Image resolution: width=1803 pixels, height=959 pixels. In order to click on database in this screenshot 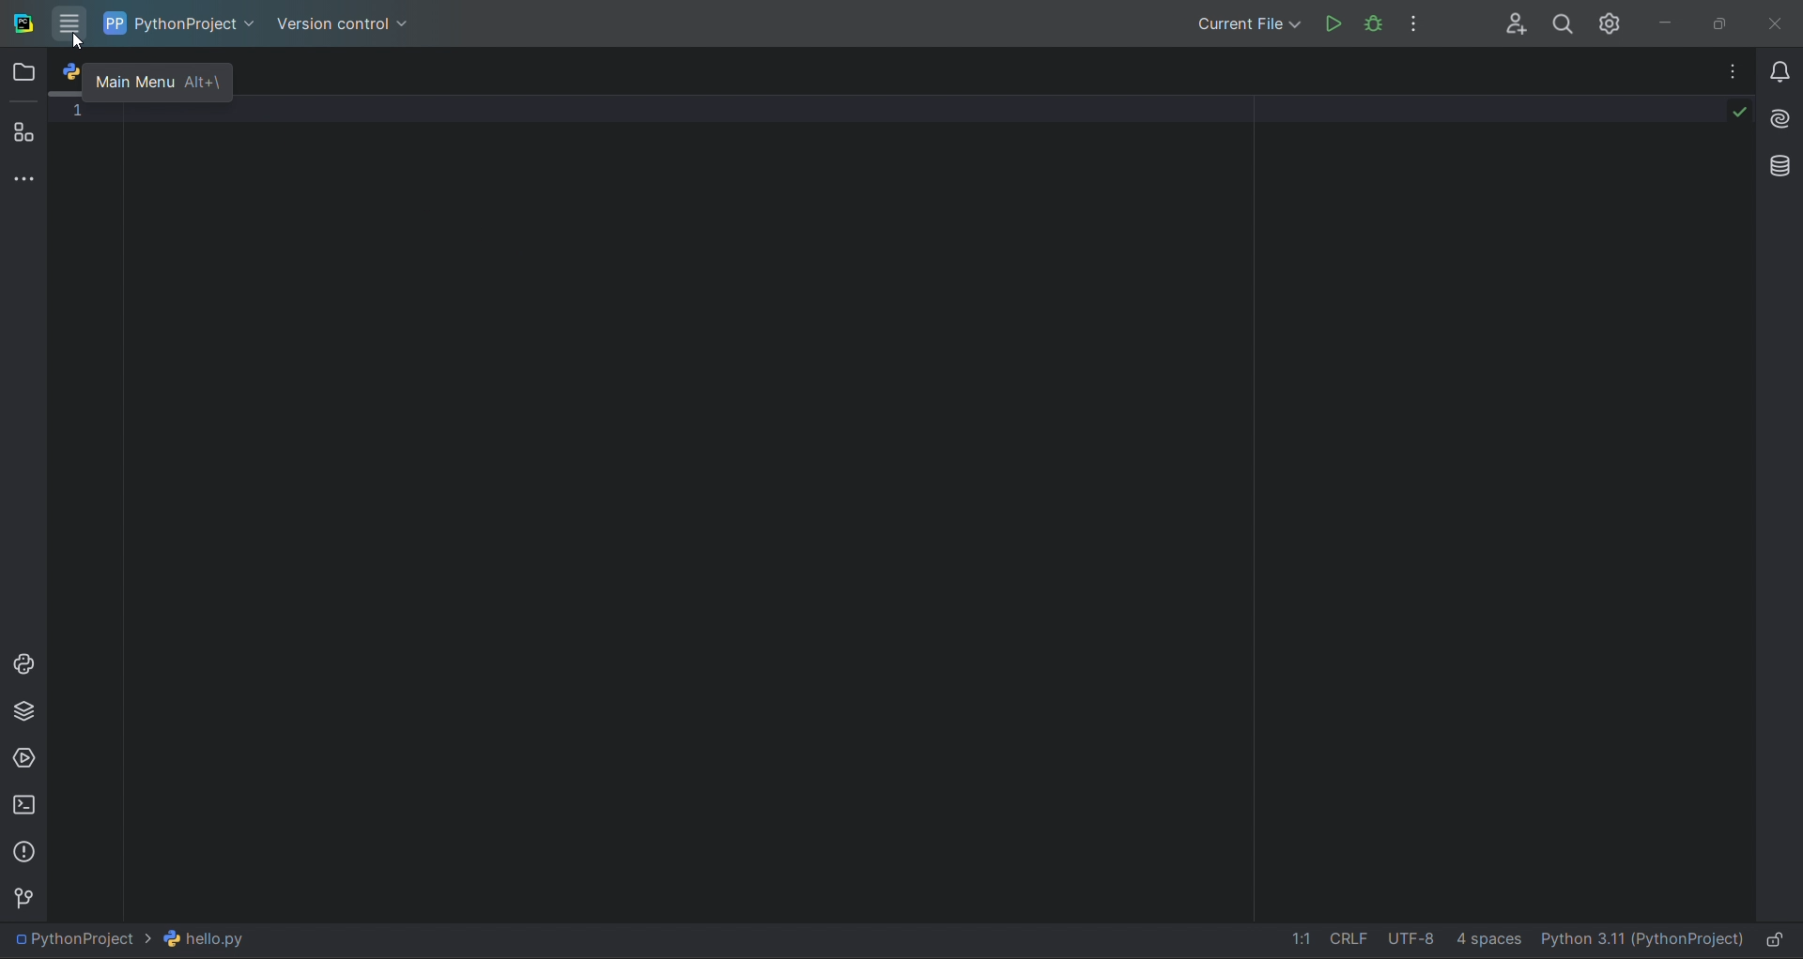, I will do `click(1776, 164)`.